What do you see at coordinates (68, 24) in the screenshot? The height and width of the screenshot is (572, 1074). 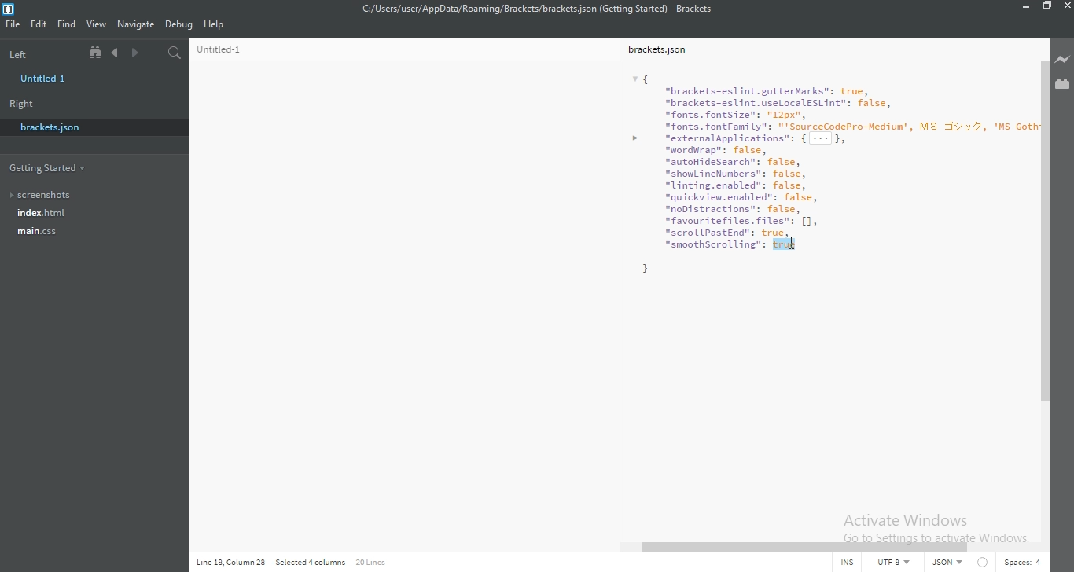 I see `Find` at bounding box center [68, 24].